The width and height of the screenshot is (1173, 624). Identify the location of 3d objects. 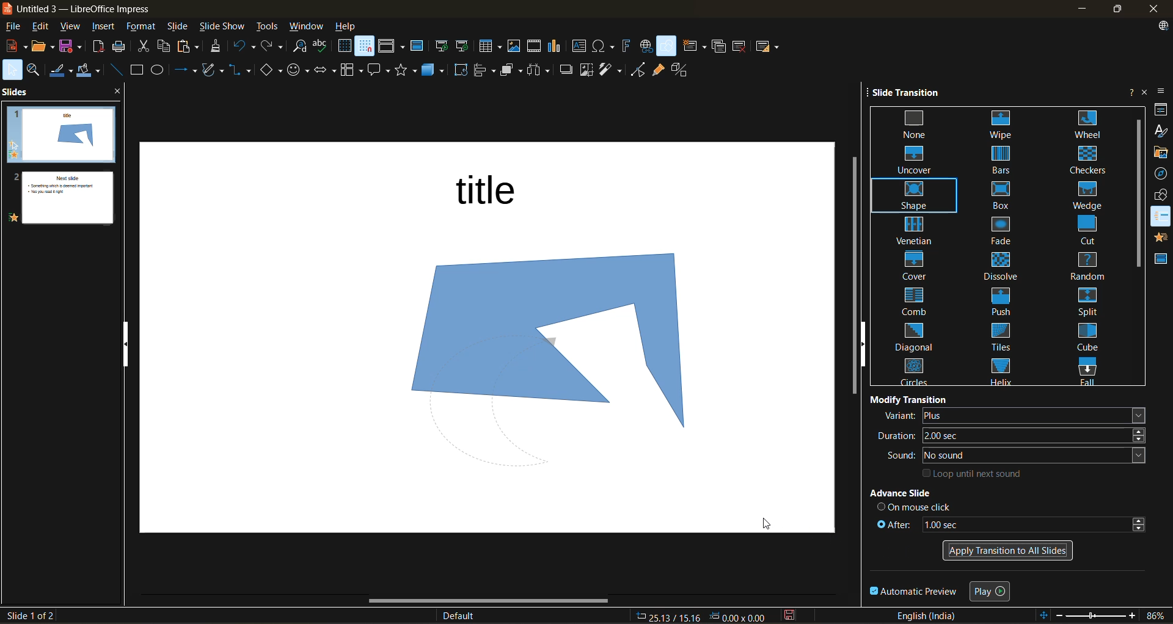
(436, 70).